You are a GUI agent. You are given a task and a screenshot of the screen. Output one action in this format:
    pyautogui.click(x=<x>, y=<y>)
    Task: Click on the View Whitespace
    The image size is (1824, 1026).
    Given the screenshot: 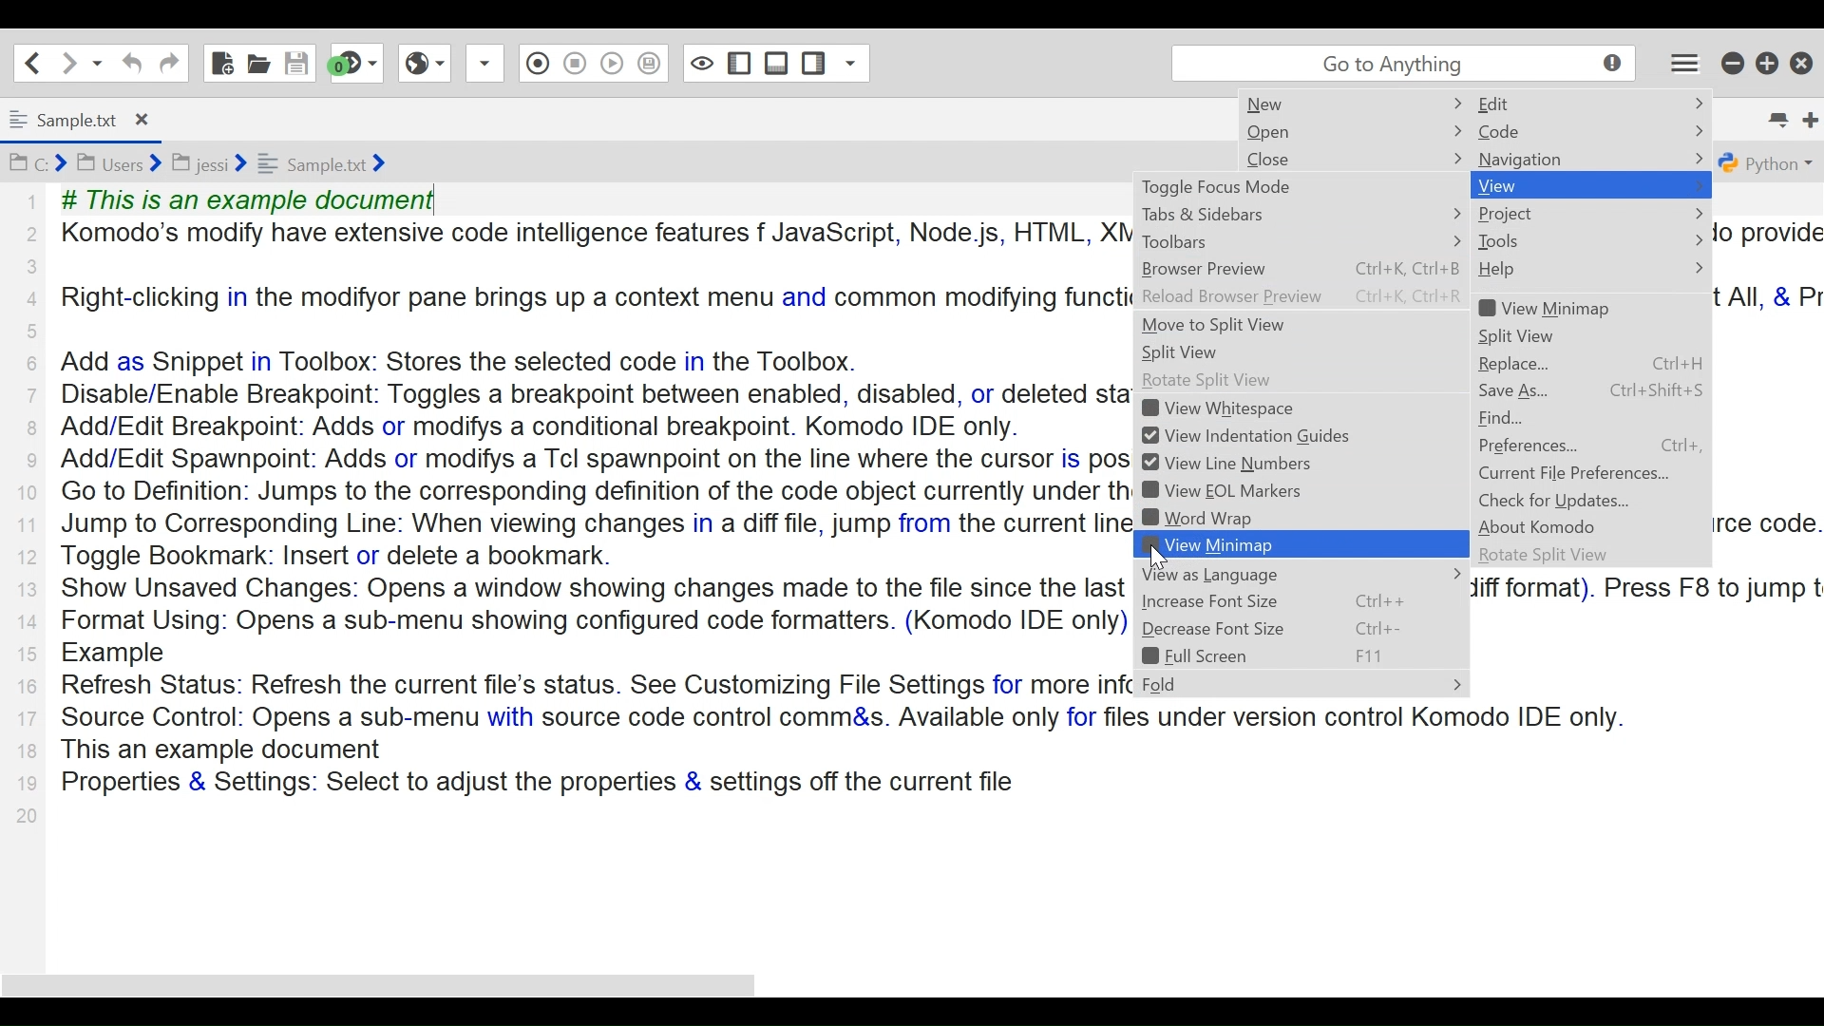 What is the action you would take?
    pyautogui.click(x=1245, y=408)
    